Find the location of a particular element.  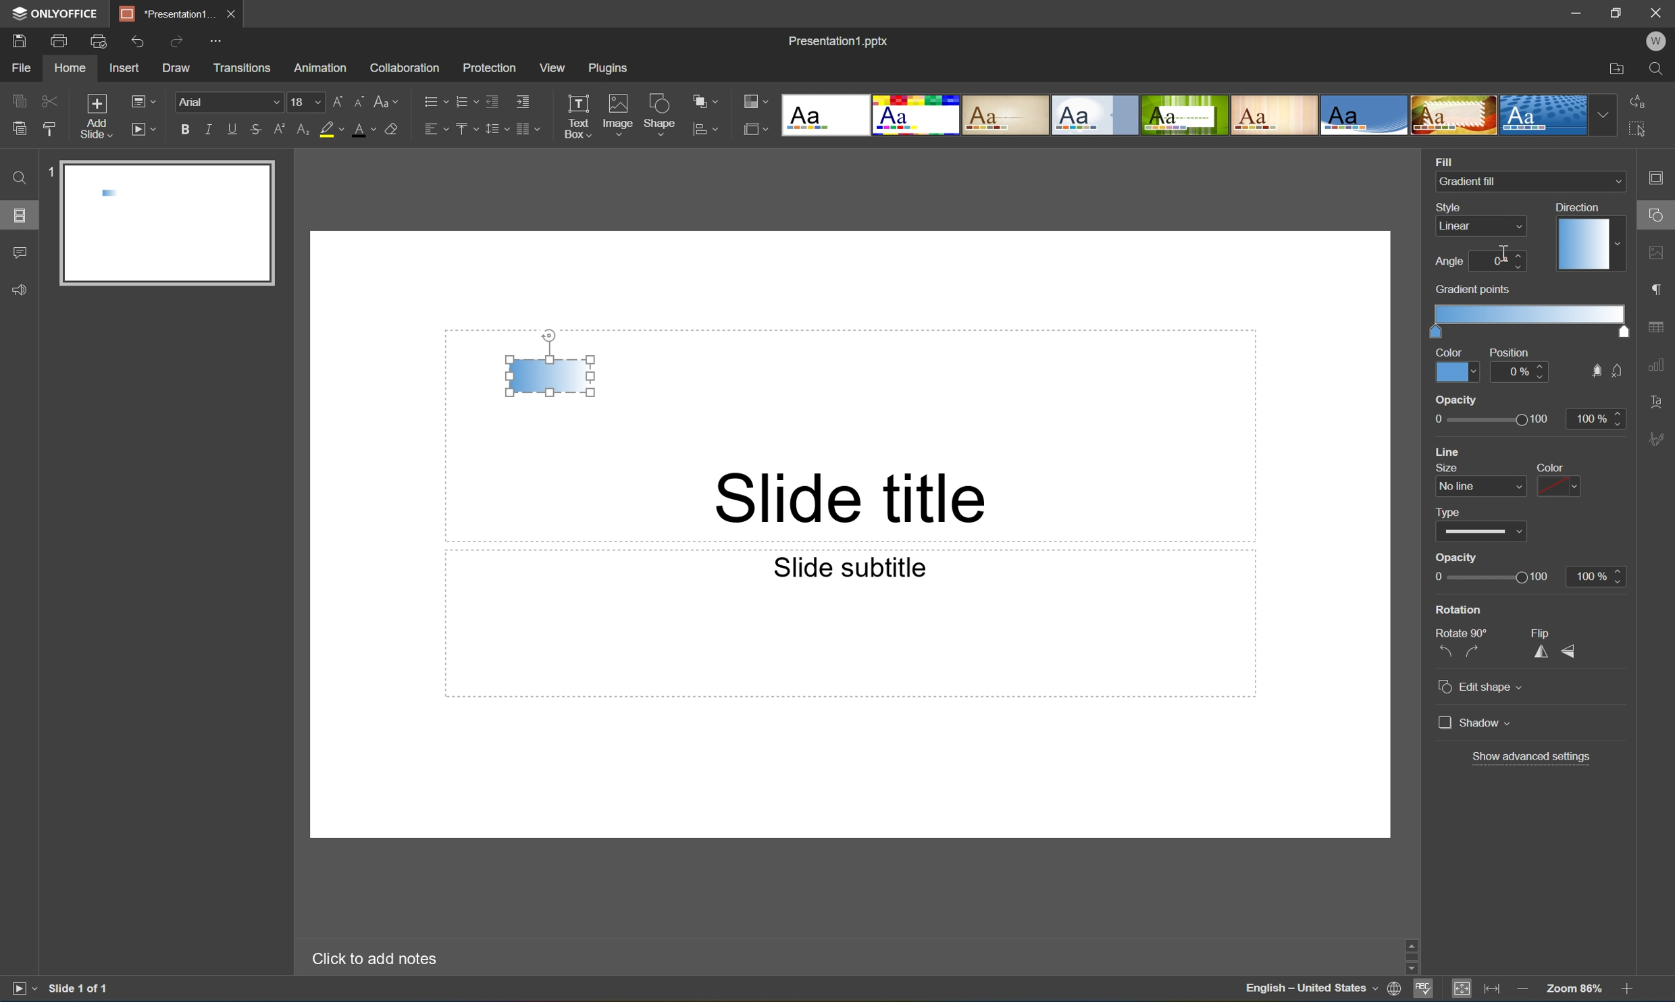

Bold is located at coordinates (186, 127).